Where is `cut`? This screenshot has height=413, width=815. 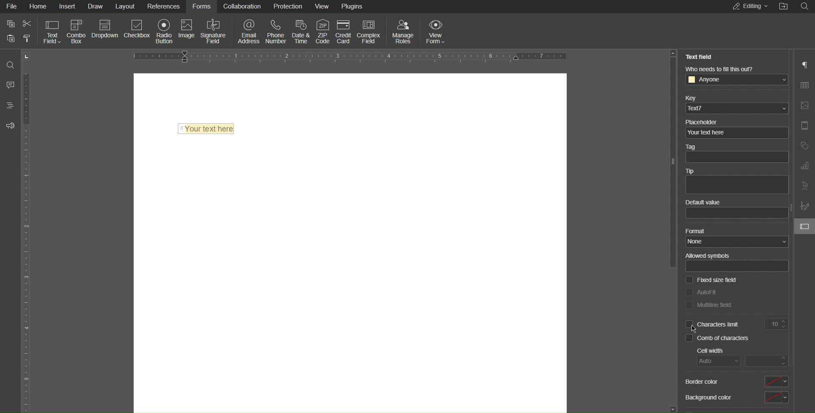
cut is located at coordinates (28, 24).